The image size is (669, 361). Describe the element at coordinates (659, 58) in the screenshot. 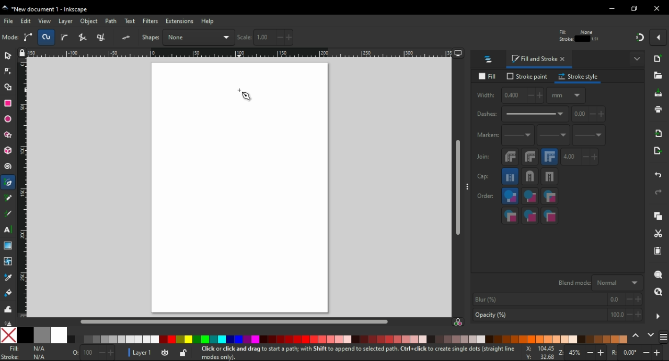

I see `new` at that location.